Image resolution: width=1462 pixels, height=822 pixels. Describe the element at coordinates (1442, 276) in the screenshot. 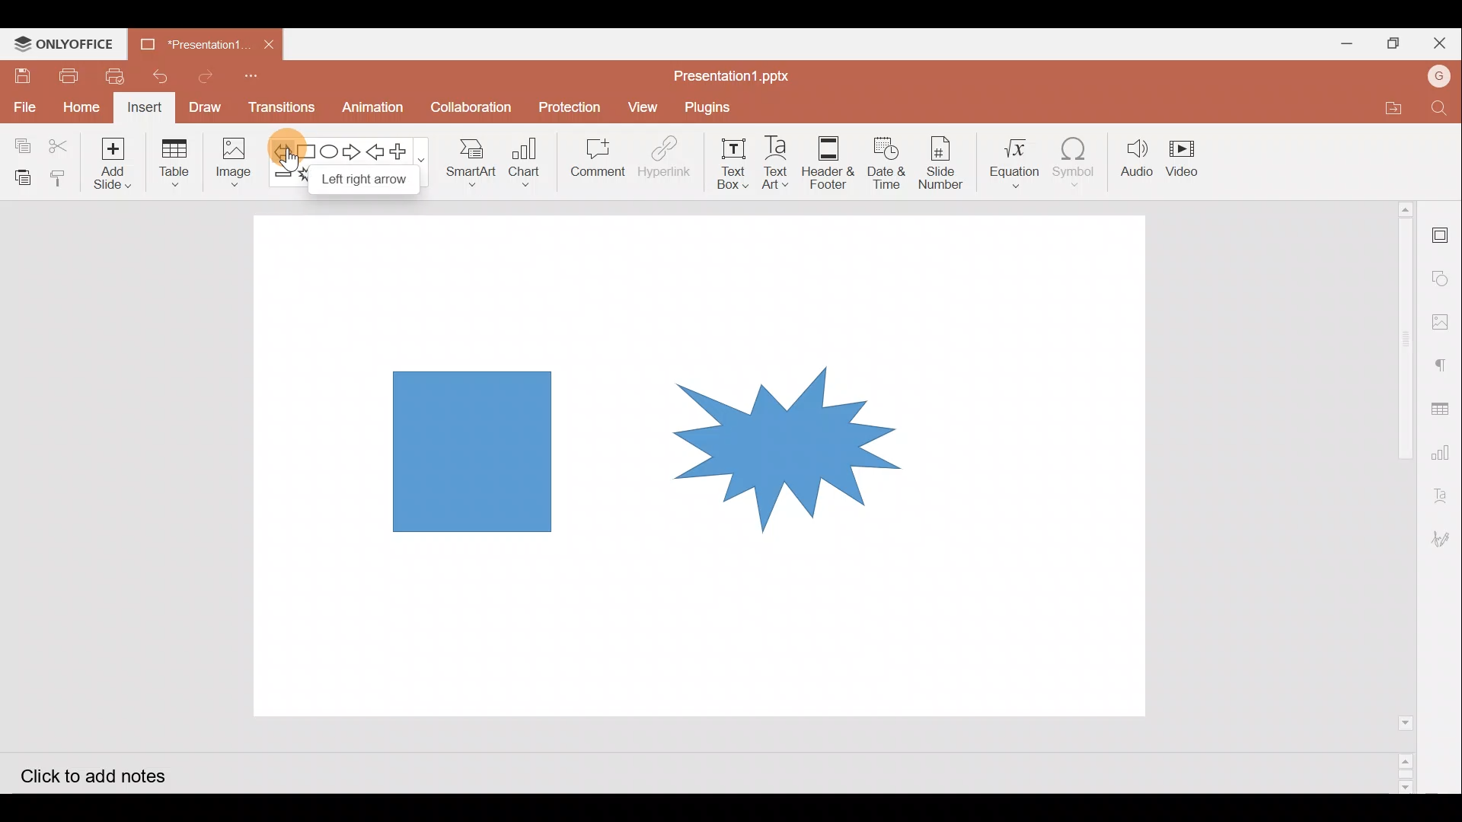

I see `Shapes settings` at that location.